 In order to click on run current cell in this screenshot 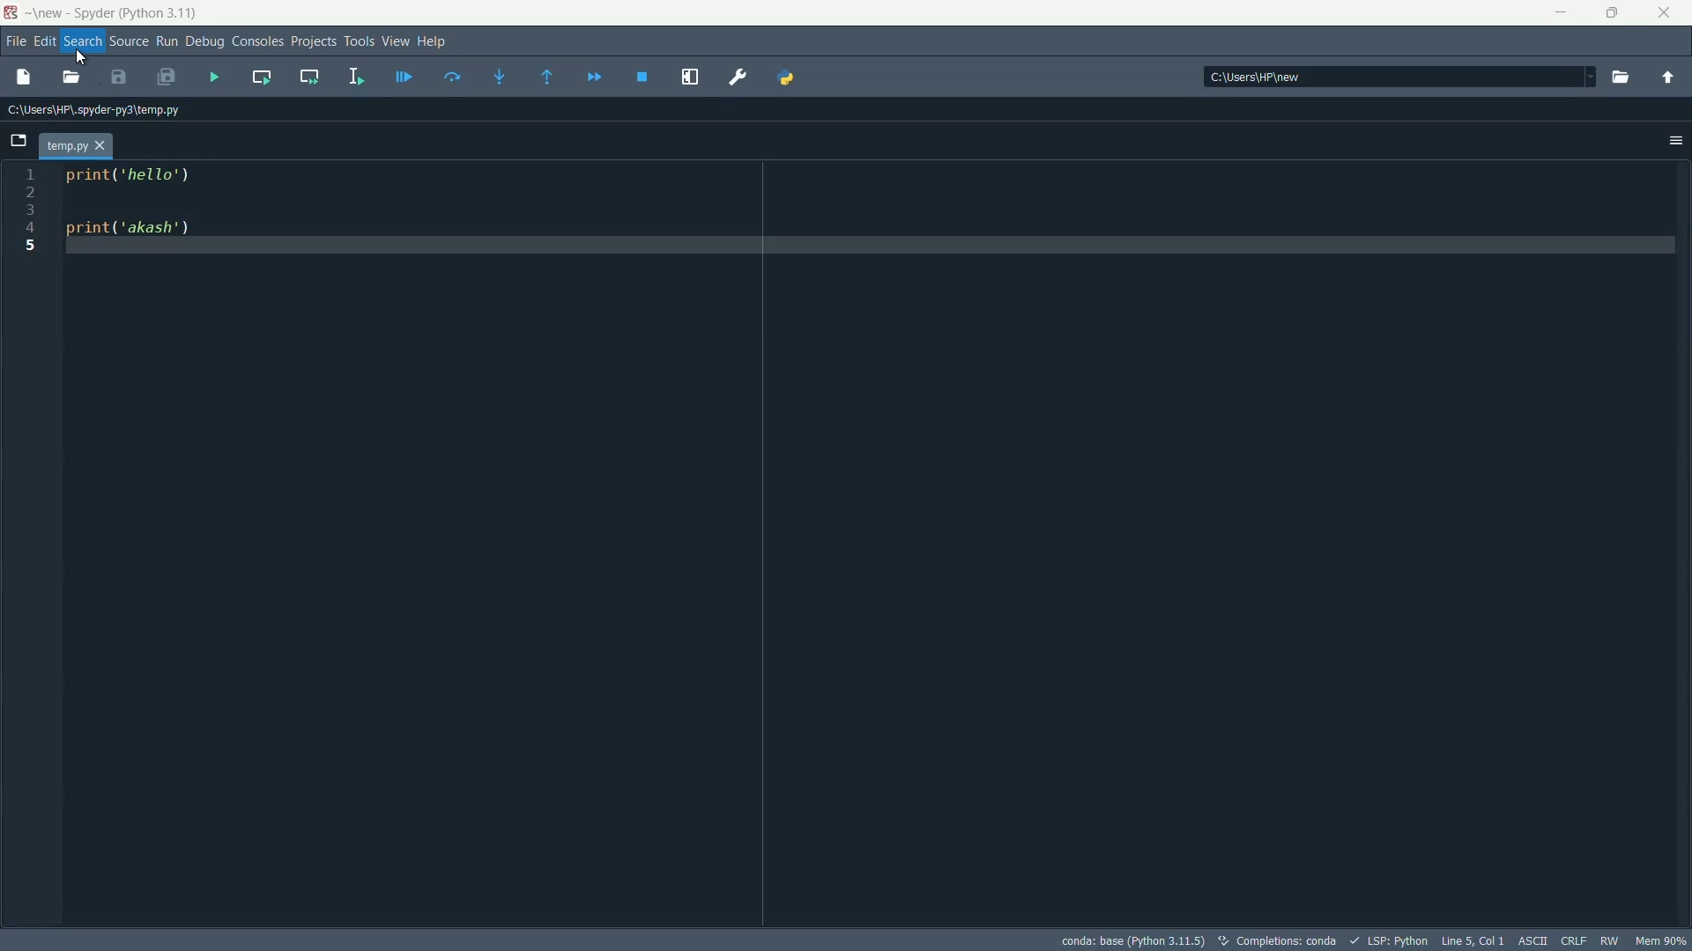, I will do `click(263, 76)`.